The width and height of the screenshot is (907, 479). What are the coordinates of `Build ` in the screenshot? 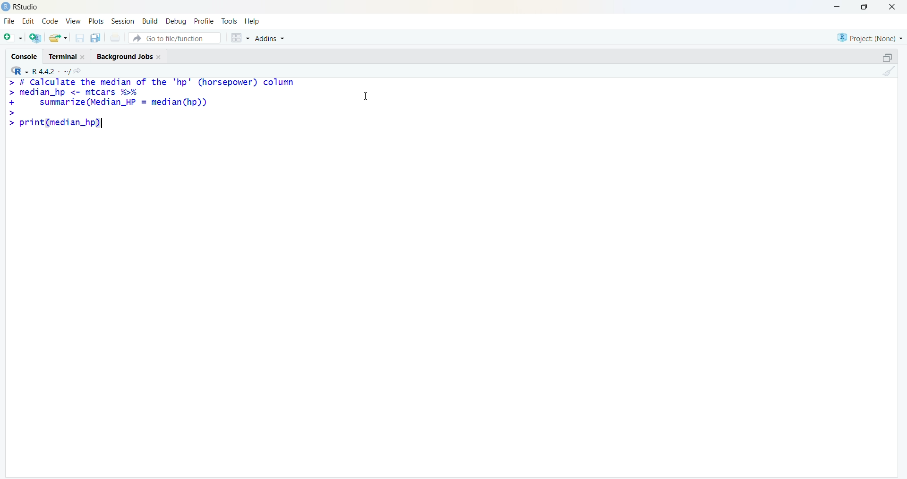 It's located at (151, 22).